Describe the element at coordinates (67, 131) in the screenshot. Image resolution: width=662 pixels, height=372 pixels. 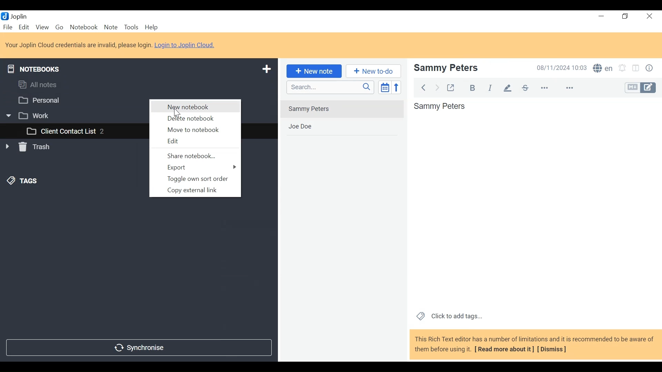
I see `Client Contact List 2` at that location.